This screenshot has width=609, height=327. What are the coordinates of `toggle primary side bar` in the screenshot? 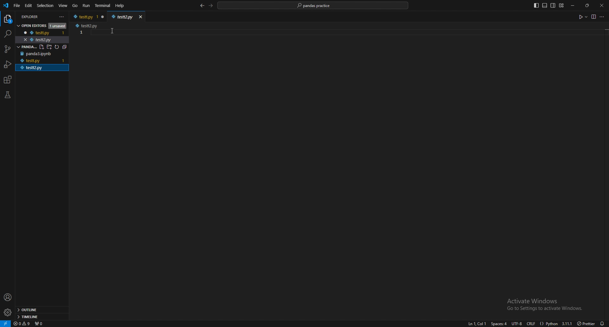 It's located at (537, 5).